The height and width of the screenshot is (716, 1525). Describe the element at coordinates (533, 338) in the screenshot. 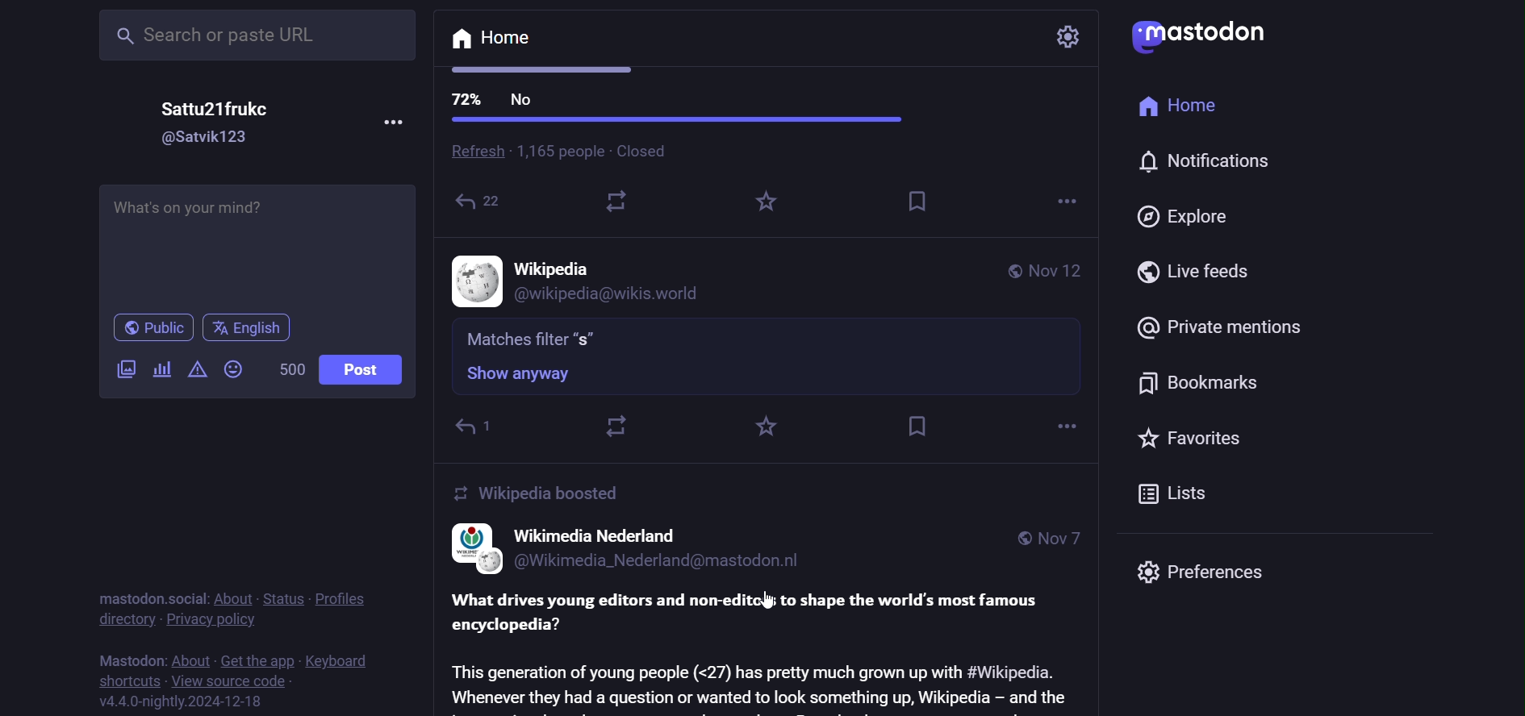

I see `Matches filter “s”` at that location.